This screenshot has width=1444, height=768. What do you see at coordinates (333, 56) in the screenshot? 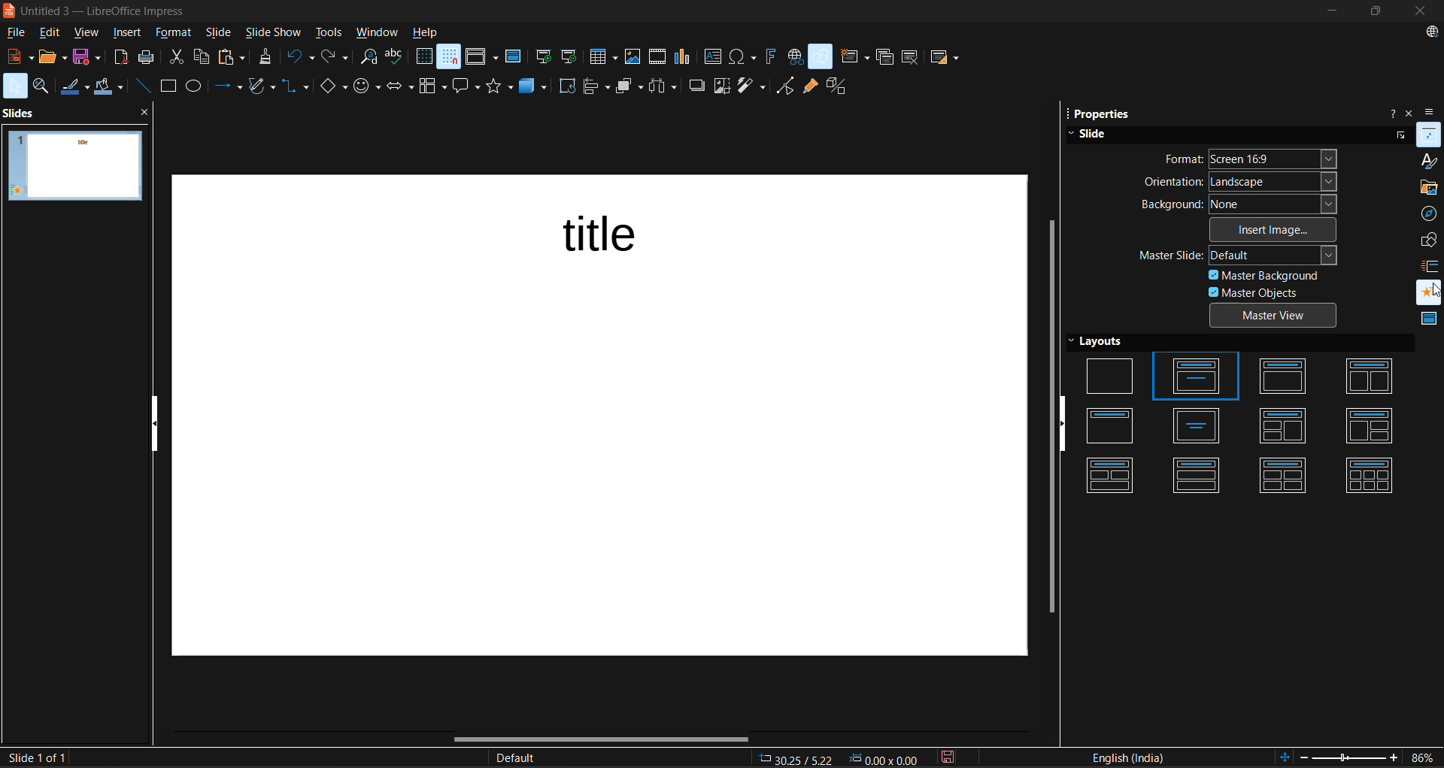
I see `redo` at bounding box center [333, 56].